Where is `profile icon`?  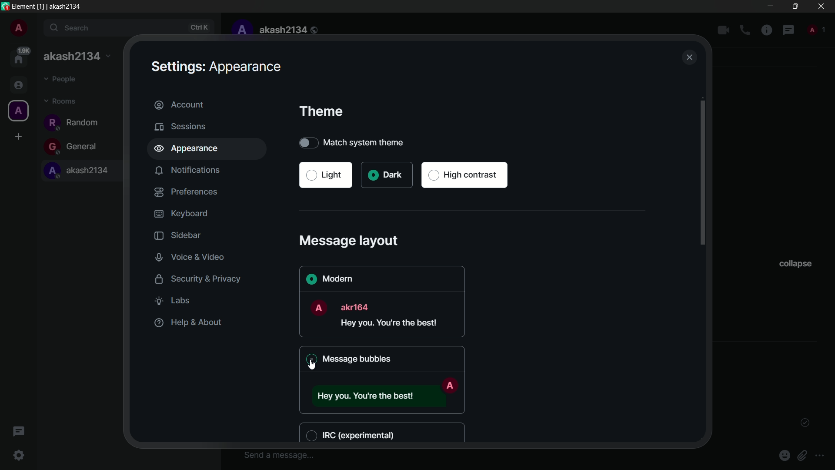 profile icon is located at coordinates (17, 111).